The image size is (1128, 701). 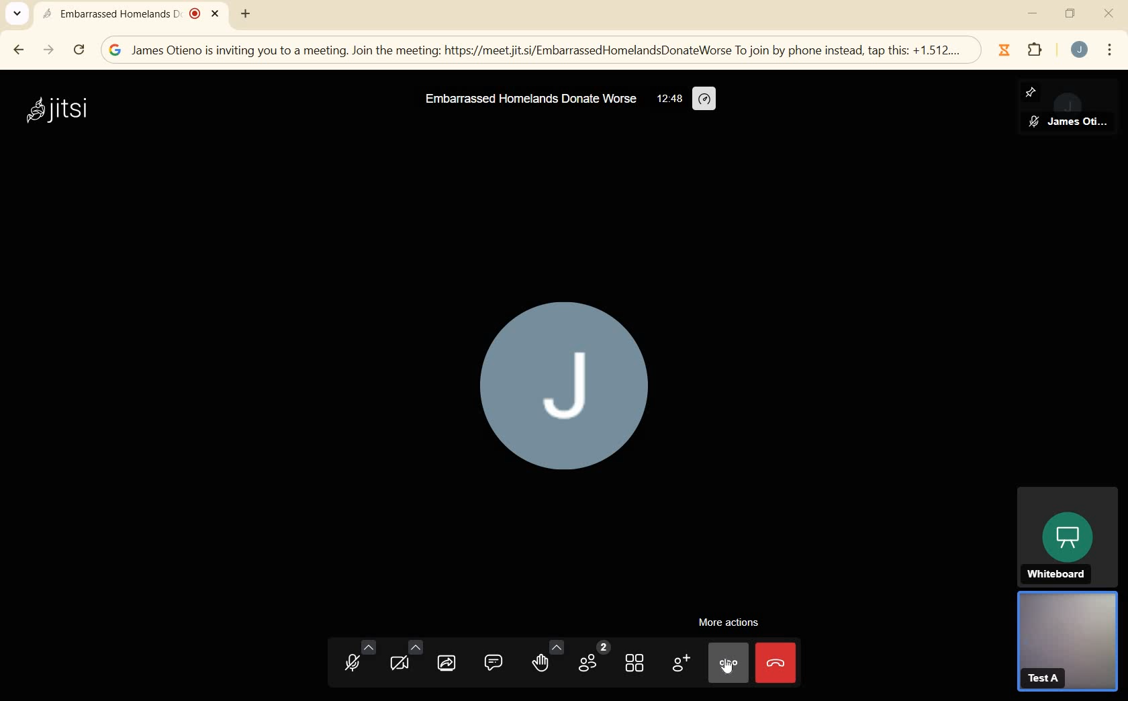 What do you see at coordinates (20, 48) in the screenshot?
I see `BACK` at bounding box center [20, 48].